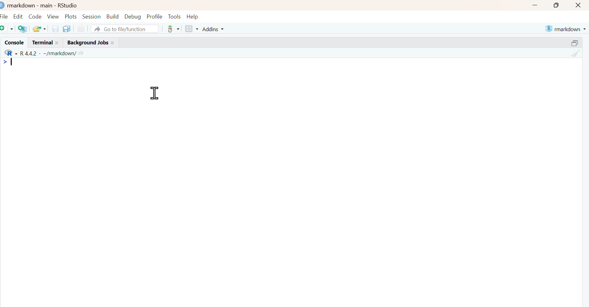  I want to click on save, so click(56, 28).